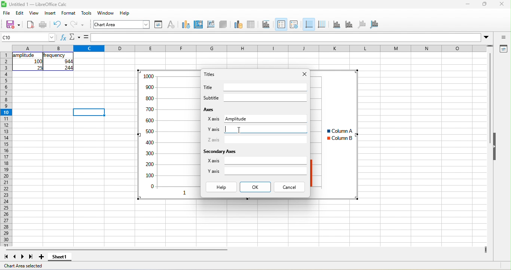 The width and height of the screenshot is (511, 270). What do you see at coordinates (266, 98) in the screenshot?
I see `Input for subtitle` at bounding box center [266, 98].